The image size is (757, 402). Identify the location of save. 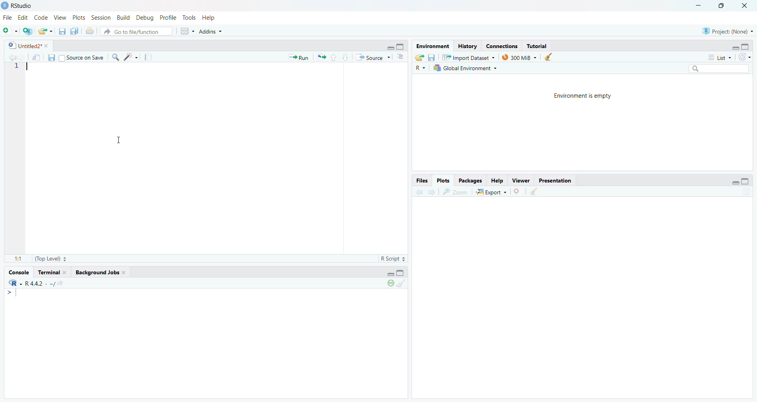
(51, 58).